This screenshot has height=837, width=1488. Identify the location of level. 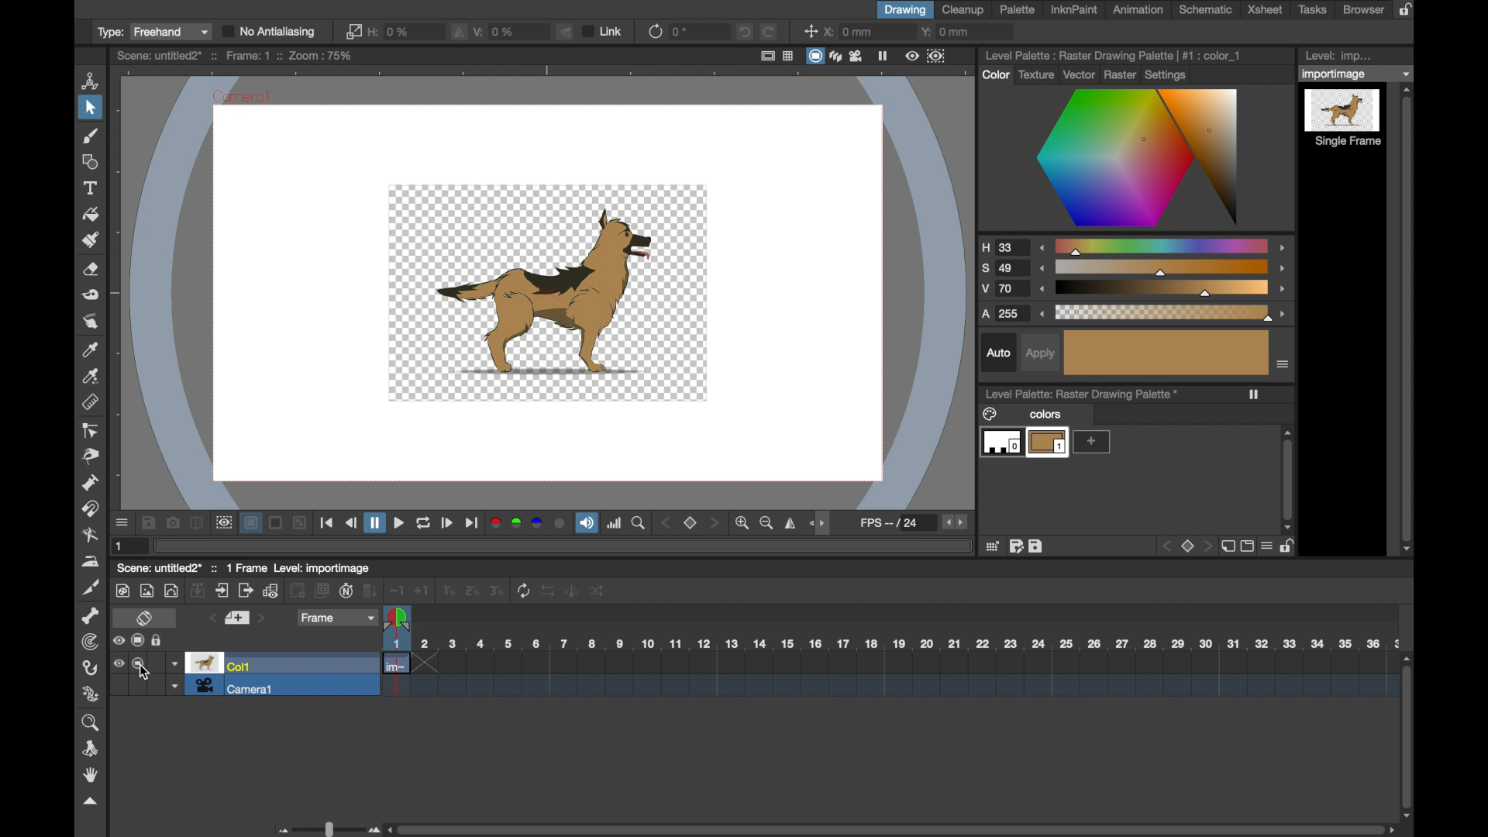
(1344, 119).